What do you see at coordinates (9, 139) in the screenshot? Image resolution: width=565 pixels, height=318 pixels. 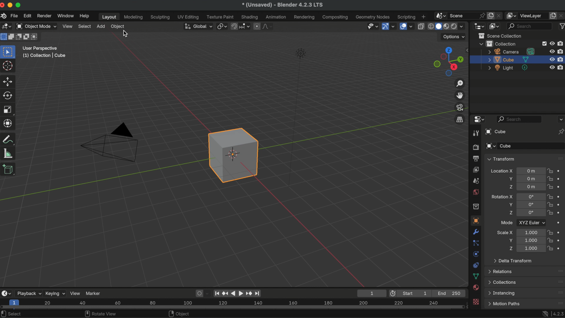 I see `transform` at bounding box center [9, 139].